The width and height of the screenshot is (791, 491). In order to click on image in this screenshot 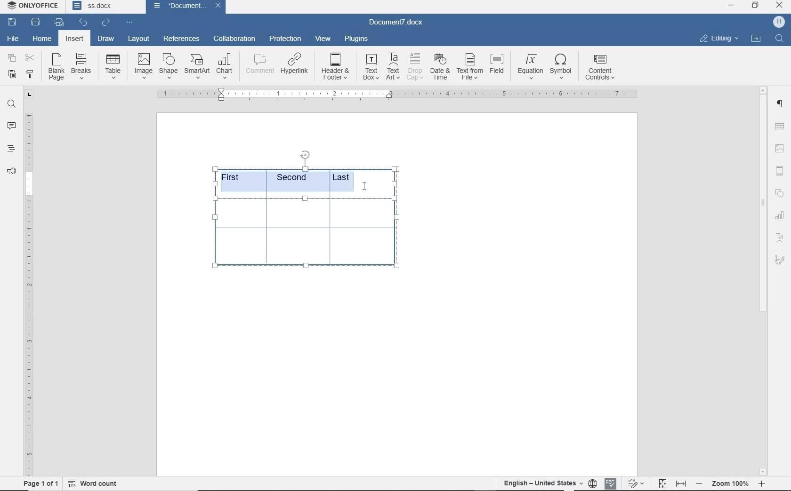, I will do `click(144, 66)`.